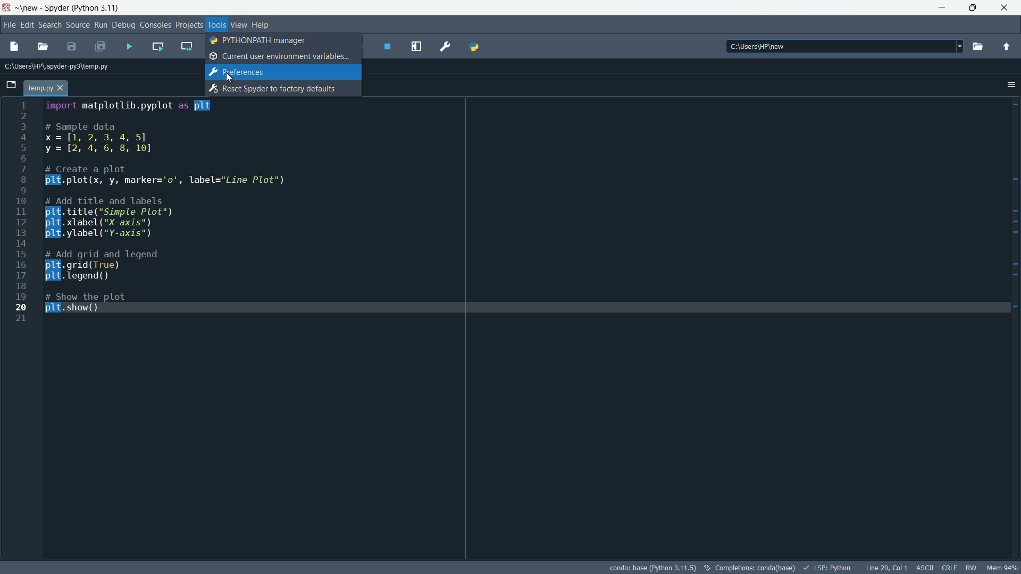 Image resolution: width=1021 pixels, height=574 pixels. I want to click on python path manager, so click(473, 47).